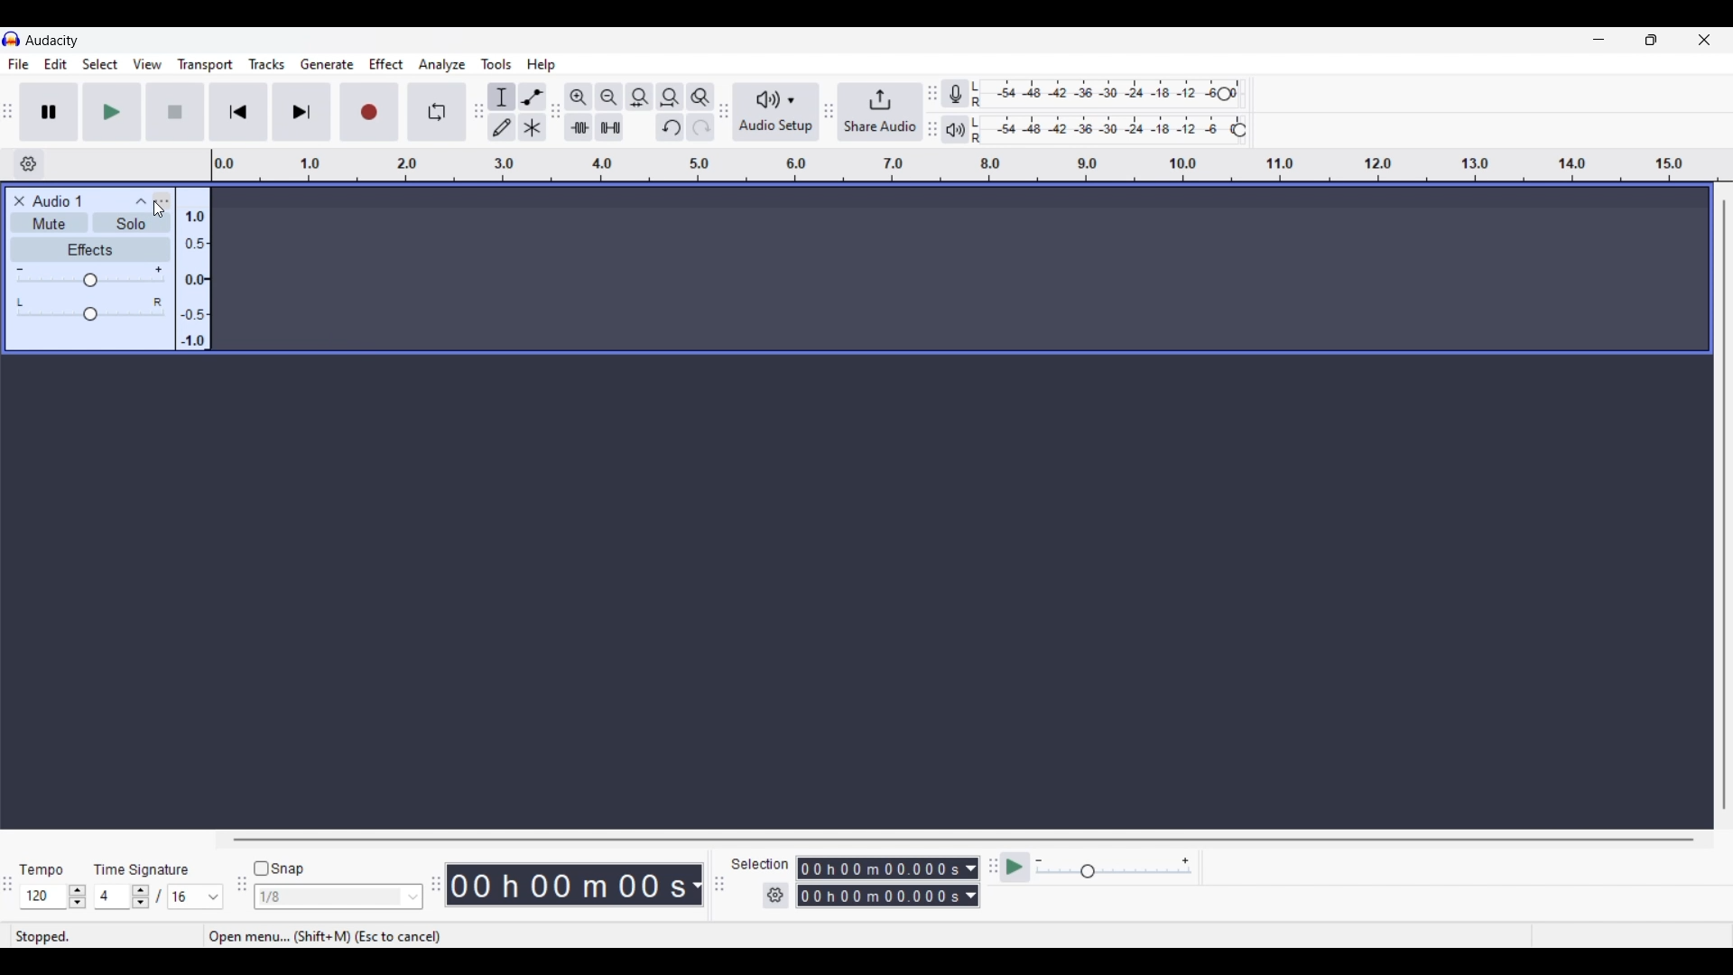 This screenshot has width=1733, height=975. Describe the element at coordinates (964, 840) in the screenshot. I see `Horizontal slide bar` at that location.